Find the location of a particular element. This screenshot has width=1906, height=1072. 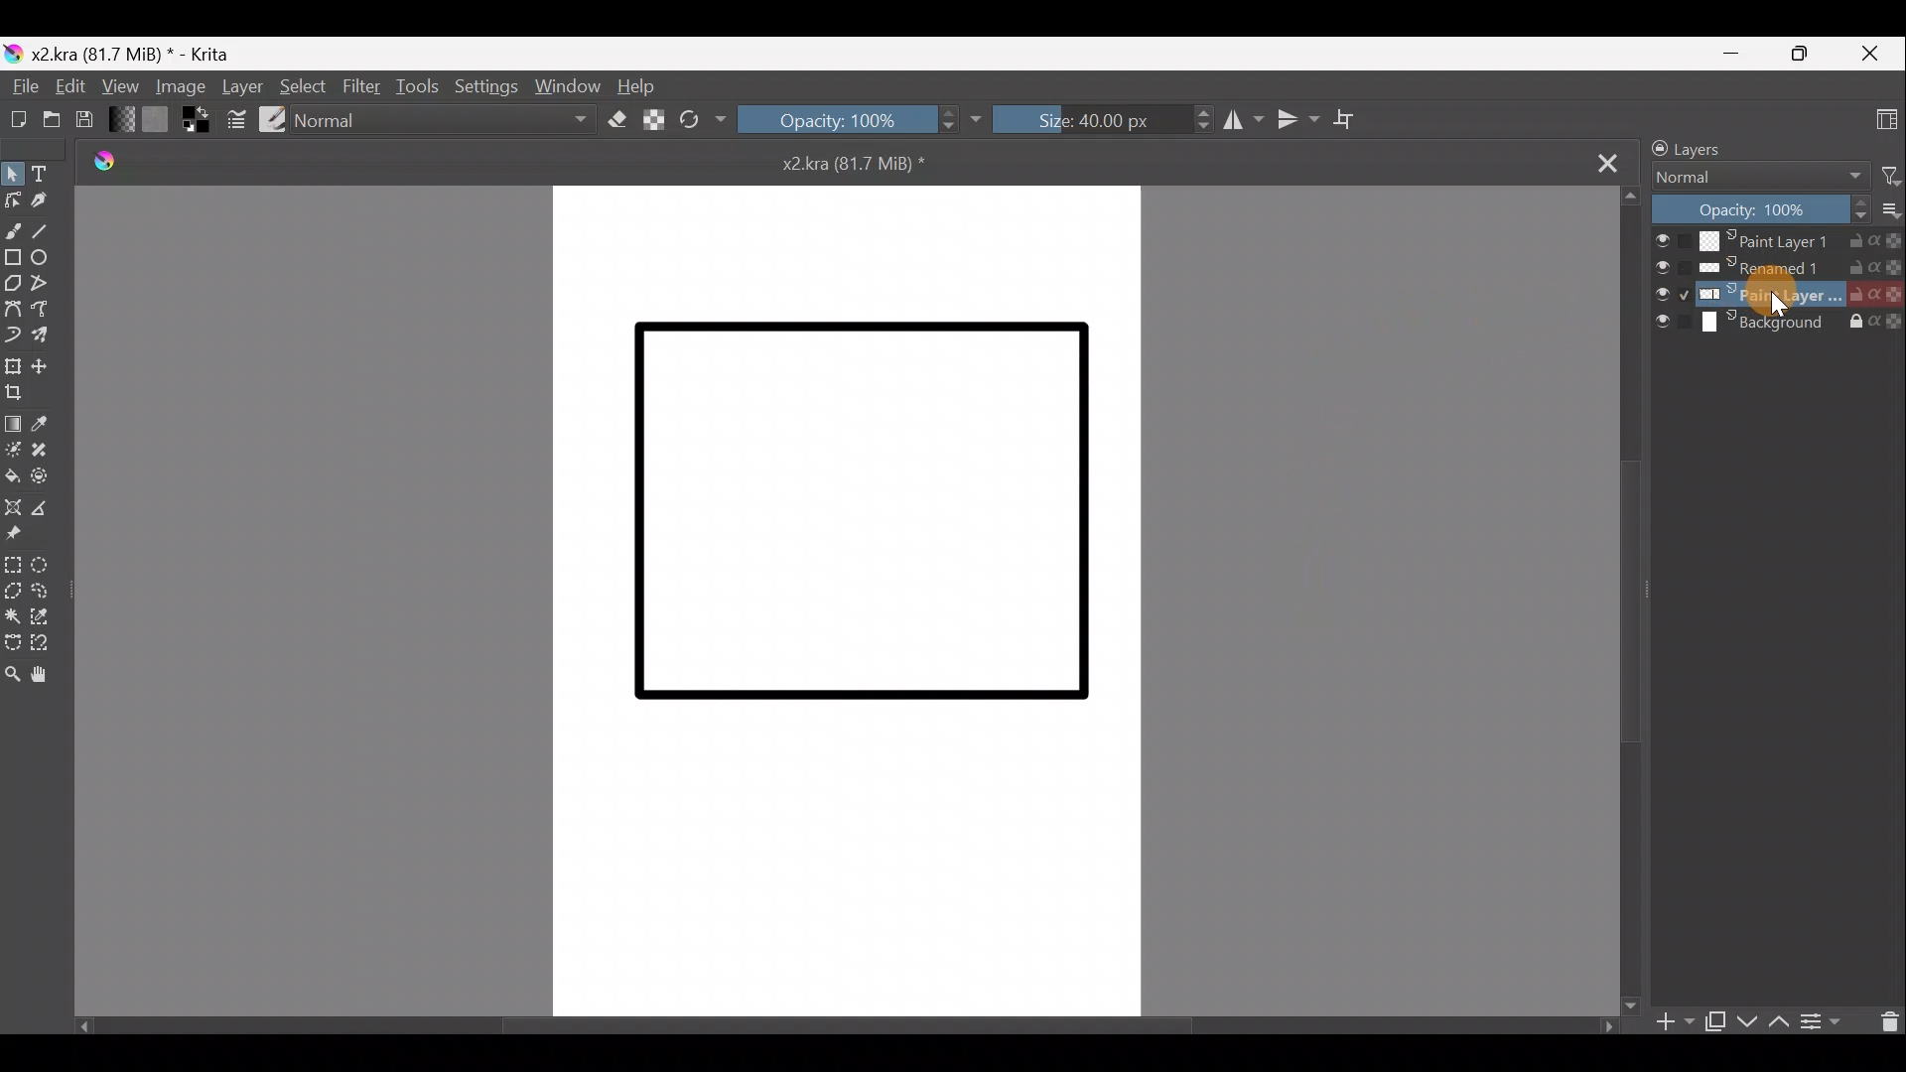

Freehand brush tool is located at coordinates (13, 227).